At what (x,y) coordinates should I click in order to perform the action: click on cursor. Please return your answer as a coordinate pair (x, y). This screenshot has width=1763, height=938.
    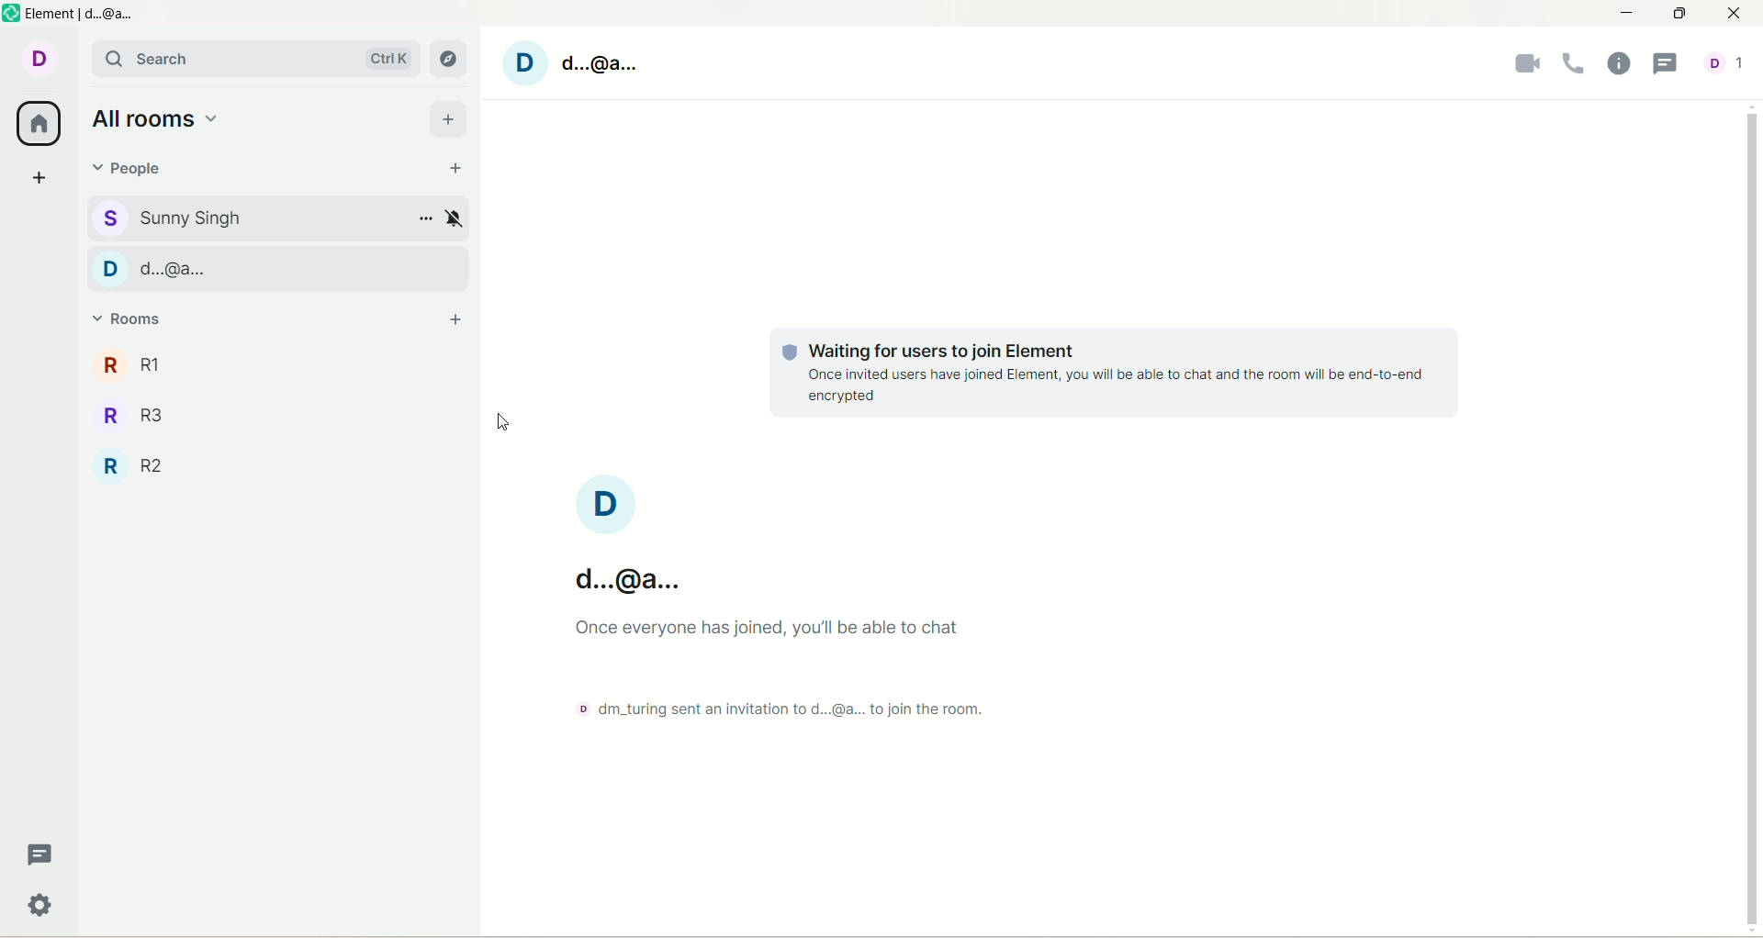
    Looking at the image, I should click on (509, 423).